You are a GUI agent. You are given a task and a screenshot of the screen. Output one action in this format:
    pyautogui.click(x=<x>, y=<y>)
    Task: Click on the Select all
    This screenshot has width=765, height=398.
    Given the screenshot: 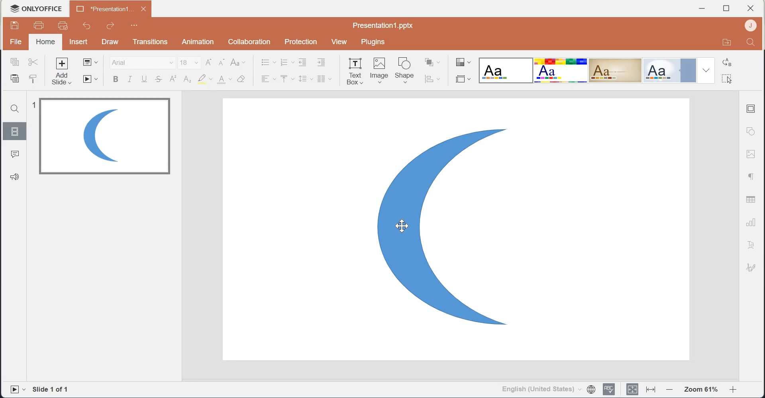 What is the action you would take?
    pyautogui.click(x=731, y=77)
    